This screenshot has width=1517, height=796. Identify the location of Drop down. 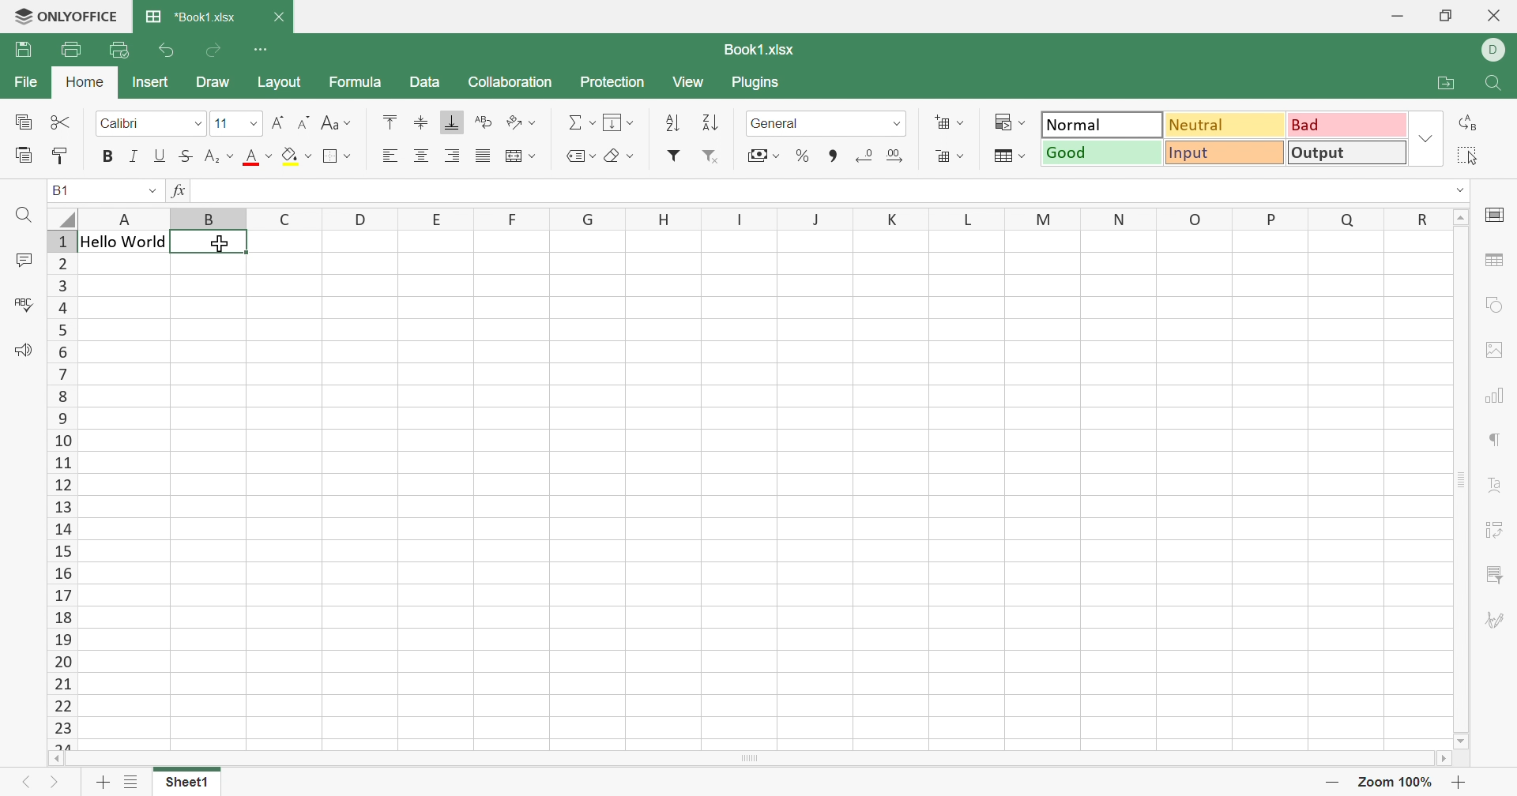
(154, 193).